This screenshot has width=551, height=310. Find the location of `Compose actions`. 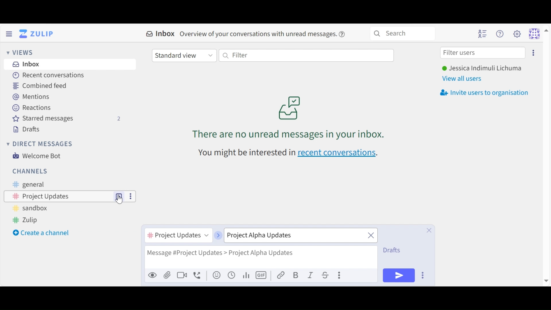

Compose actions is located at coordinates (340, 275).